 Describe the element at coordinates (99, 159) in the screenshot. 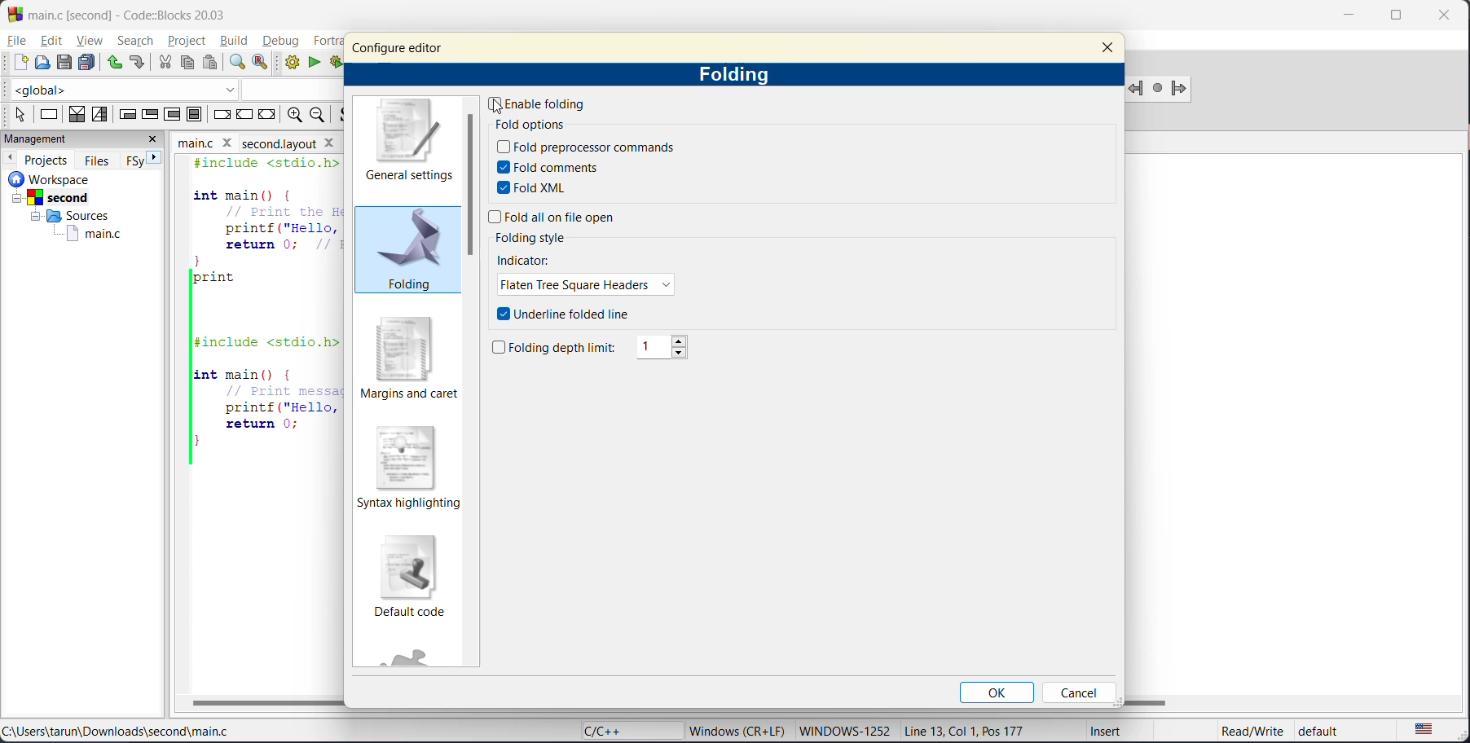

I see `files` at that location.